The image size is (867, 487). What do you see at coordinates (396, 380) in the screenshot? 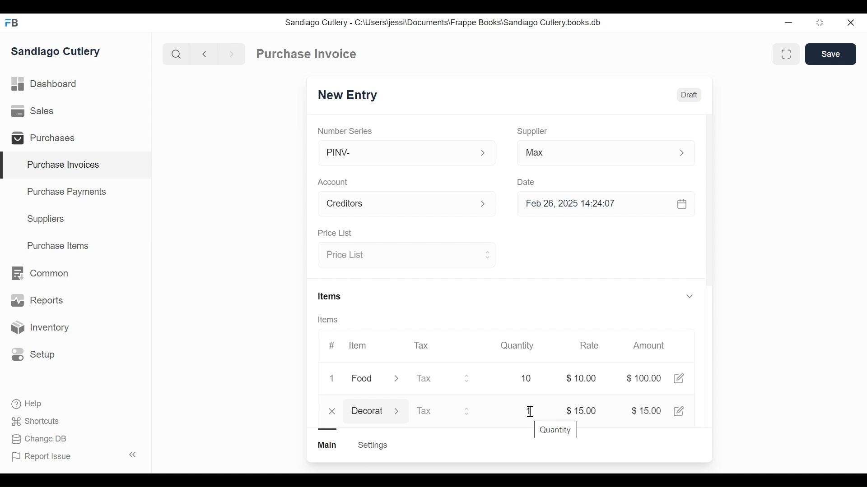
I see `Expand` at bounding box center [396, 380].